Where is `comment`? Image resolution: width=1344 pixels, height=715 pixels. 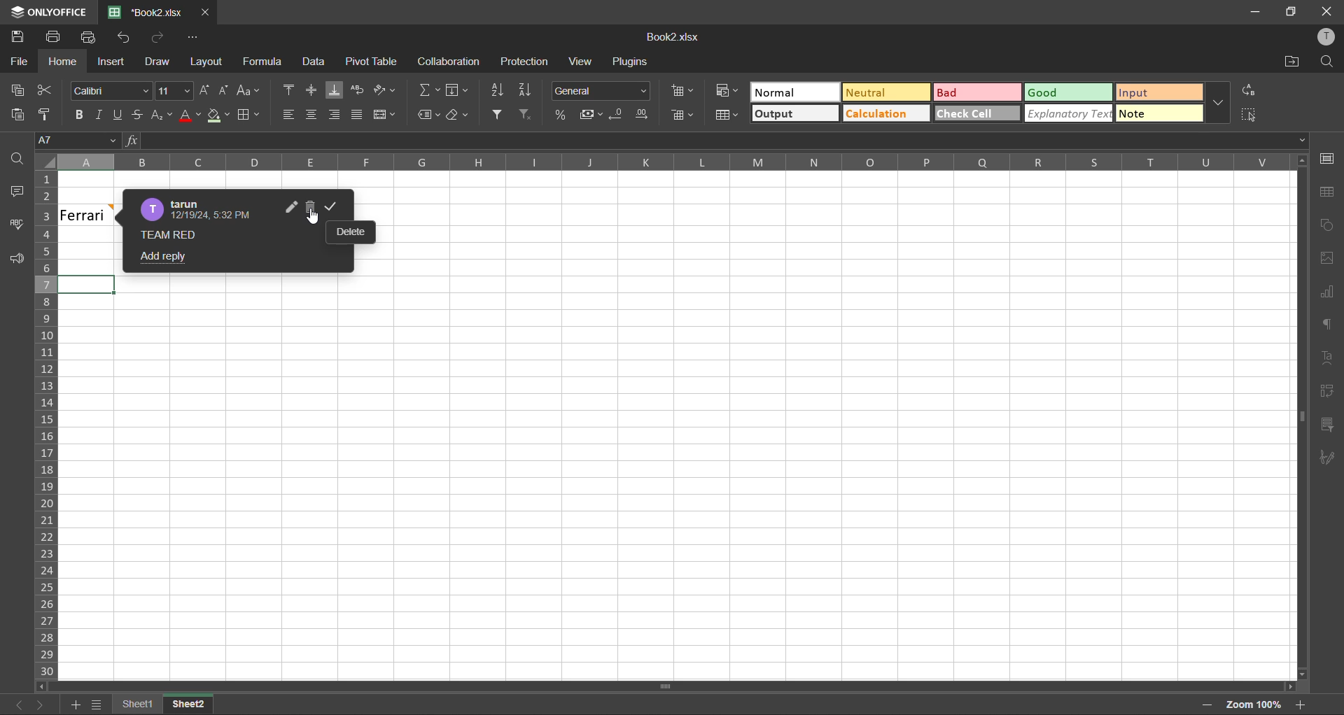
comment is located at coordinates (181, 237).